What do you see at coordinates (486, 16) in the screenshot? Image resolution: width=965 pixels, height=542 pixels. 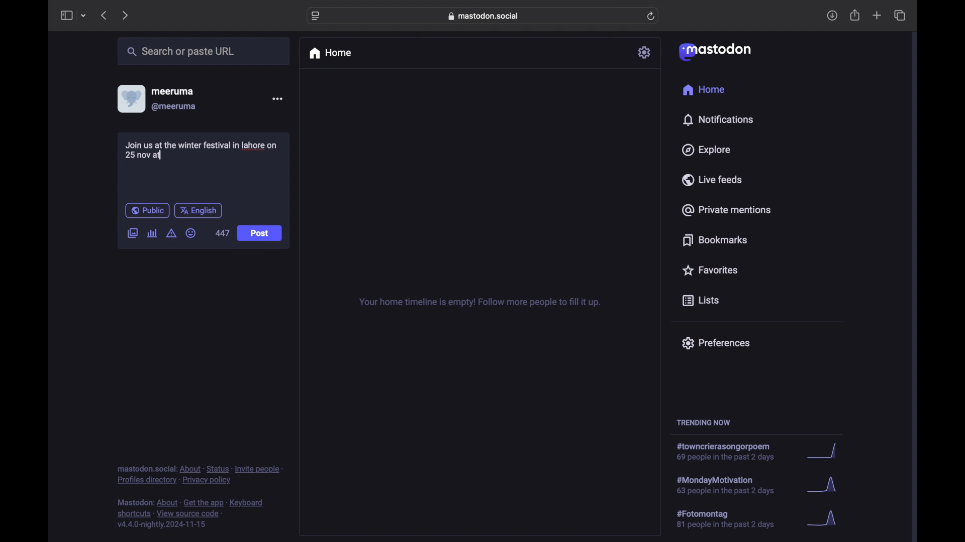 I see `web address` at bounding box center [486, 16].